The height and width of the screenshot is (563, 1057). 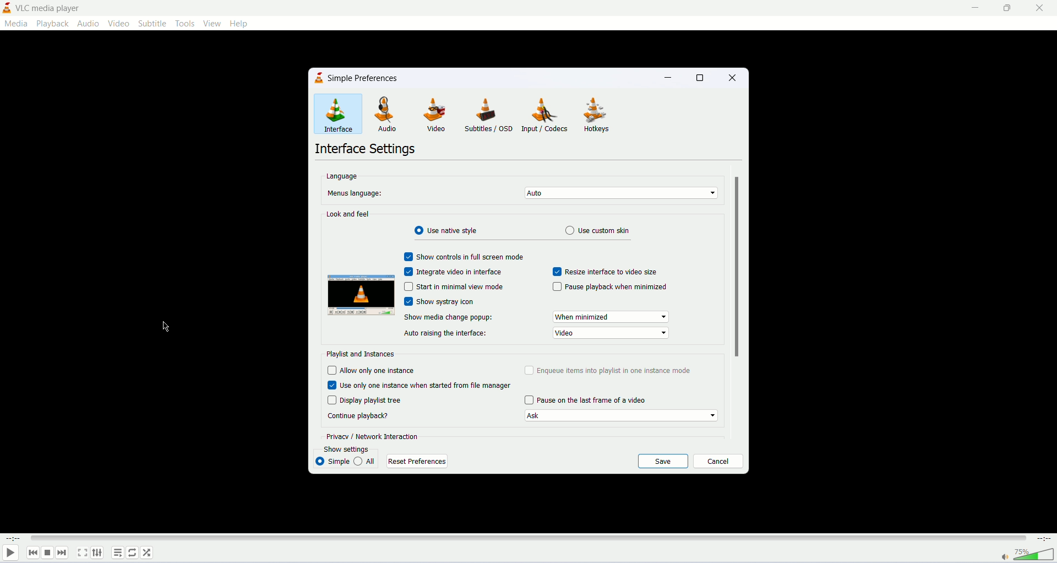 I want to click on interface, so click(x=339, y=114).